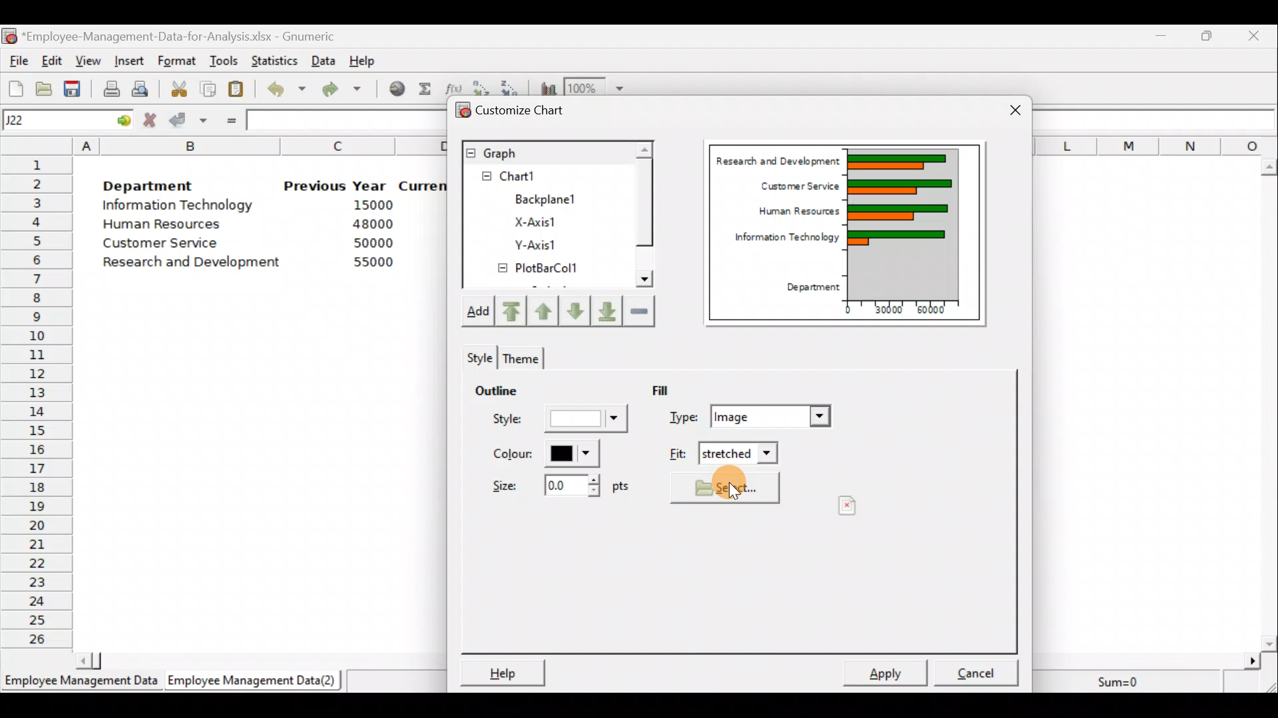 Image resolution: width=1278 pixels, height=718 pixels. Describe the element at coordinates (372, 225) in the screenshot. I see `48000` at that location.